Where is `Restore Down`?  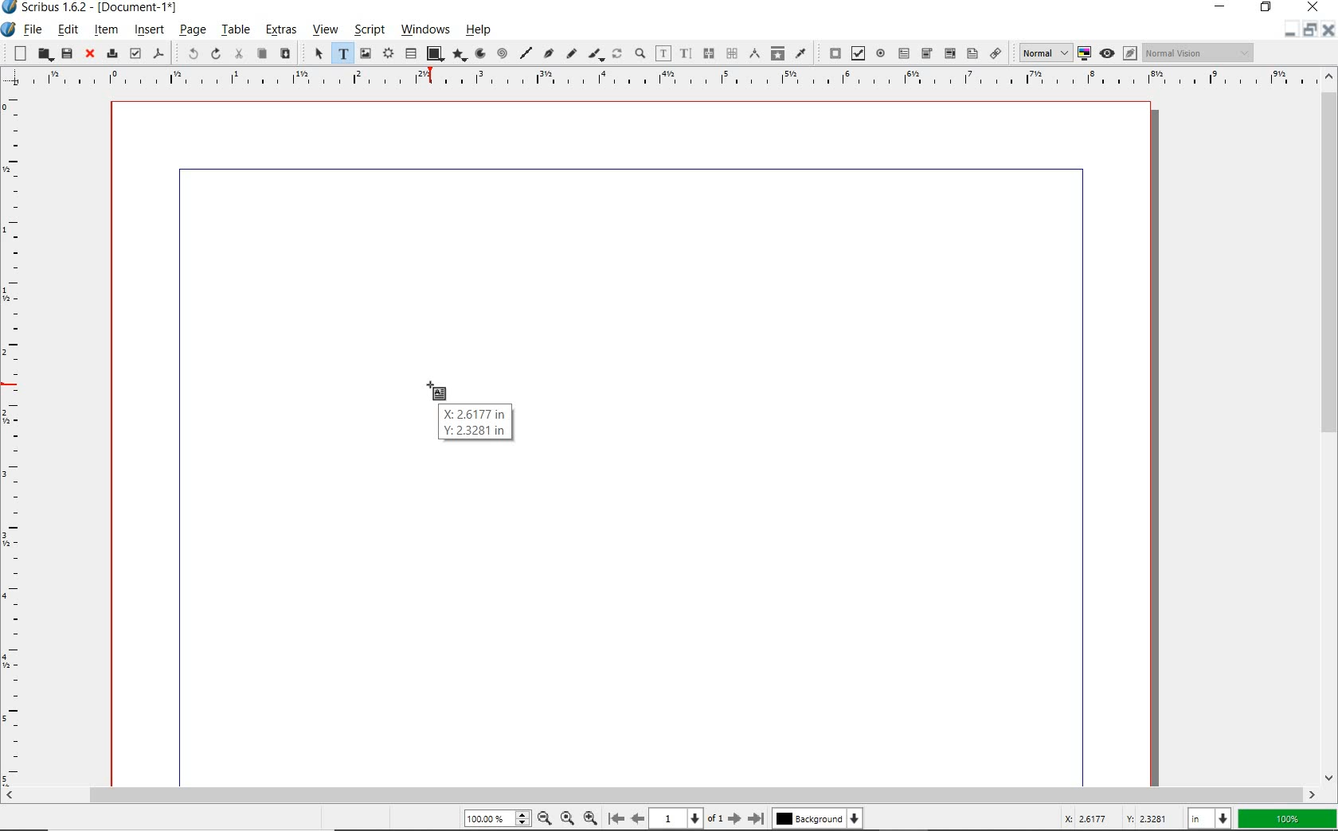
Restore Down is located at coordinates (1289, 29).